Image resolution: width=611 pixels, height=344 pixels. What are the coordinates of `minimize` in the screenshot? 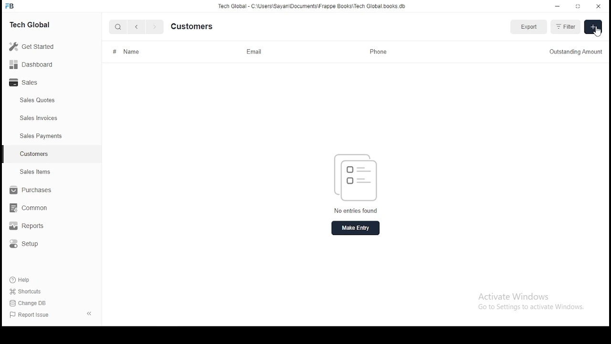 It's located at (558, 6).